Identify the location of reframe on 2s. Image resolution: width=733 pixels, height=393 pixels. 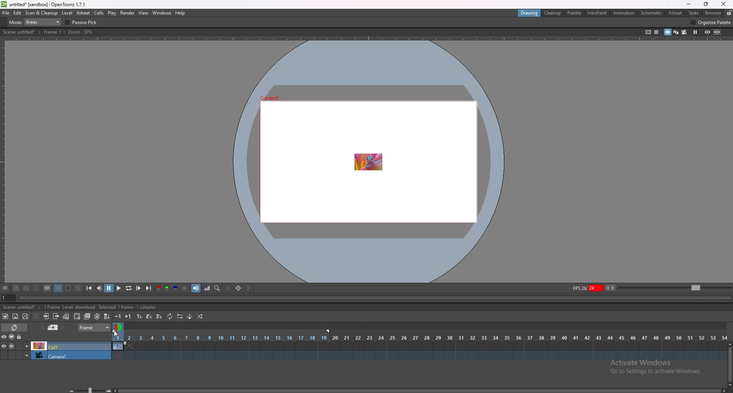
(149, 316).